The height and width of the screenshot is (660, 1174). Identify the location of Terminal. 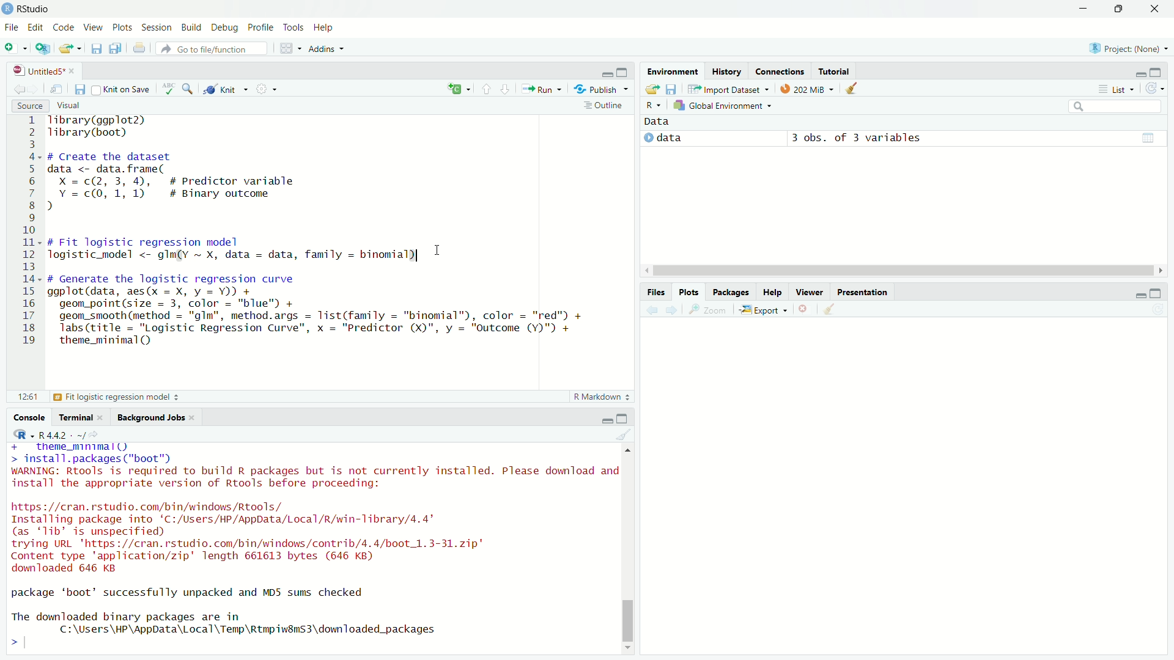
(73, 417).